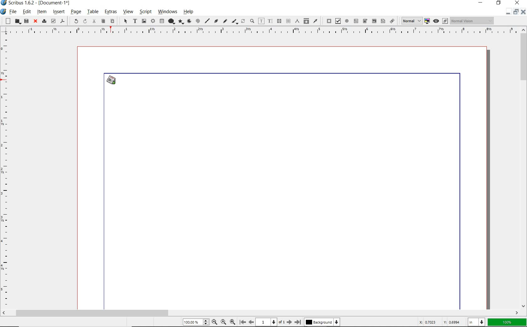  What do you see at coordinates (508, 11) in the screenshot?
I see `restore down` at bounding box center [508, 11].